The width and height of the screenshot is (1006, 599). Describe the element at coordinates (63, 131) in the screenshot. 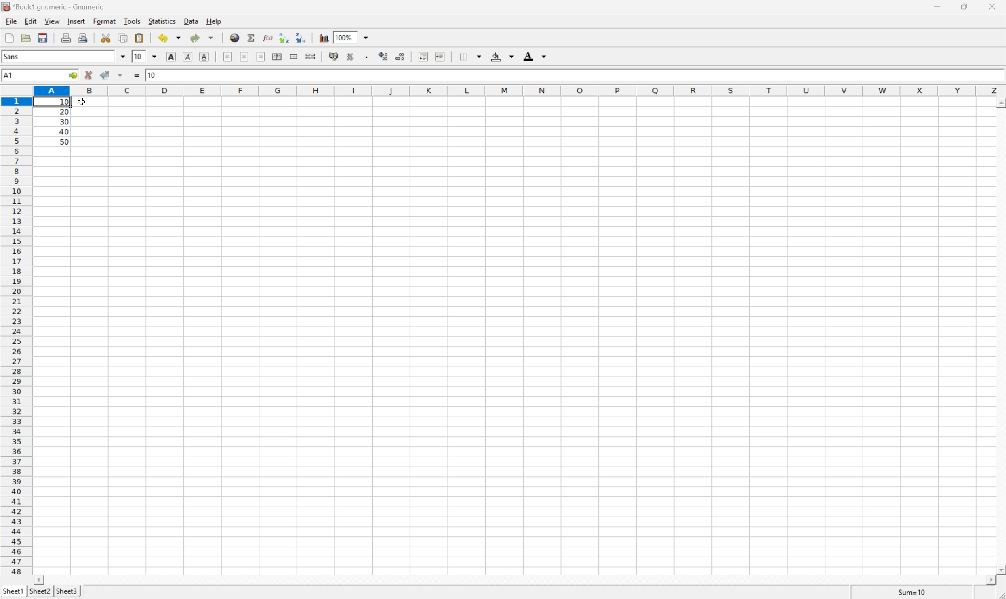

I see `40` at that location.